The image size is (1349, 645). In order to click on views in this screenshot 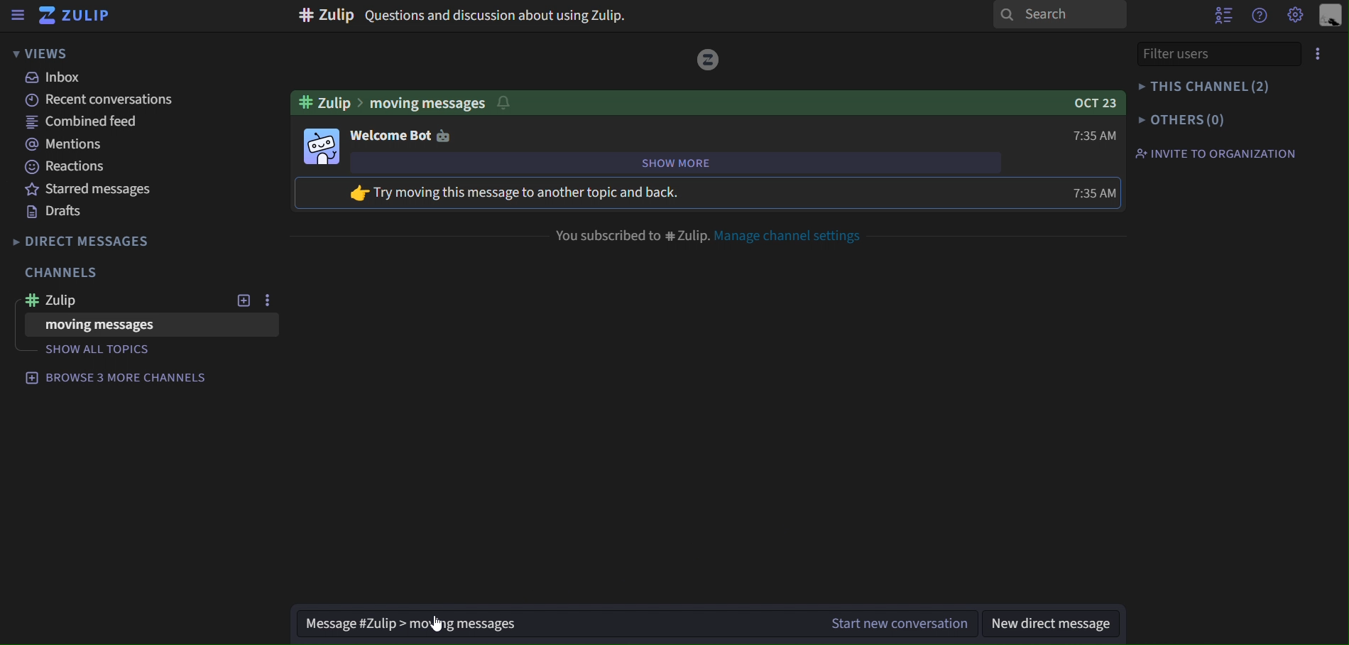, I will do `click(44, 52)`.